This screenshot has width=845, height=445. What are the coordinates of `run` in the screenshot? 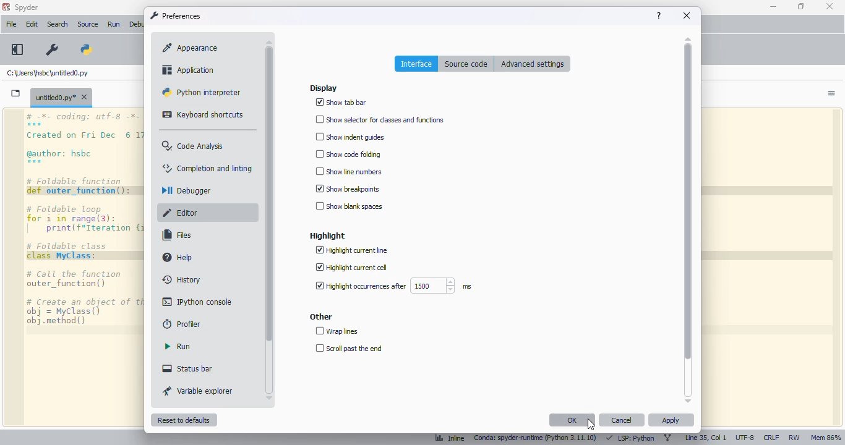 It's located at (115, 25).